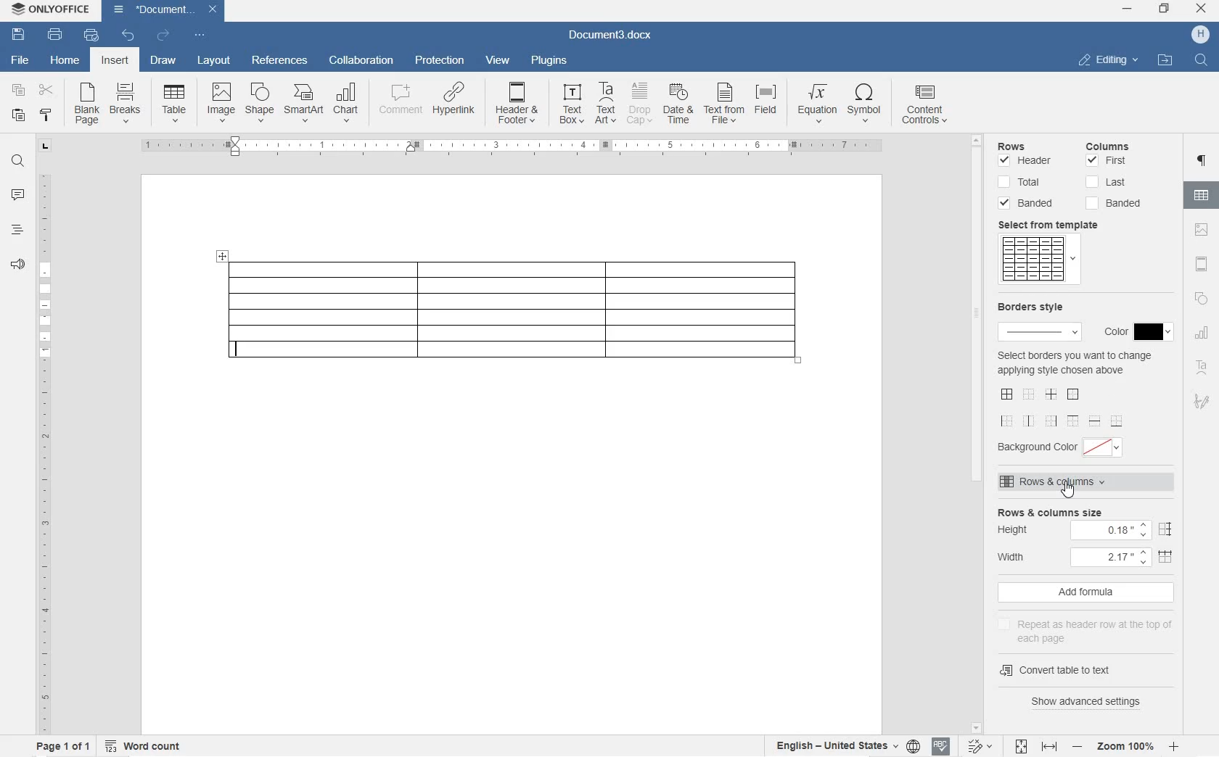 The width and height of the screenshot is (1219, 757). I want to click on PASTE, so click(20, 116).